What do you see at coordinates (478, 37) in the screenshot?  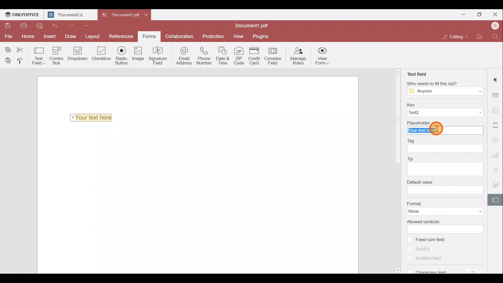 I see `Open file location` at bounding box center [478, 37].